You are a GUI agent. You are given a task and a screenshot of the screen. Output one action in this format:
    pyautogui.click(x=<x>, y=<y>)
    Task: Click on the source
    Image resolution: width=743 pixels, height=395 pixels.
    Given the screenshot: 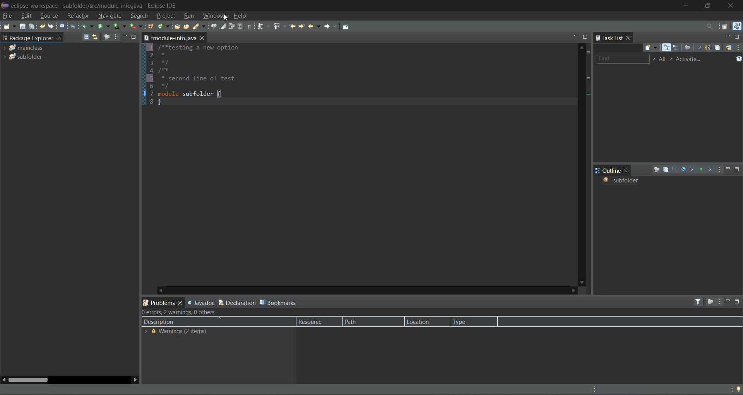 What is the action you would take?
    pyautogui.click(x=48, y=15)
    